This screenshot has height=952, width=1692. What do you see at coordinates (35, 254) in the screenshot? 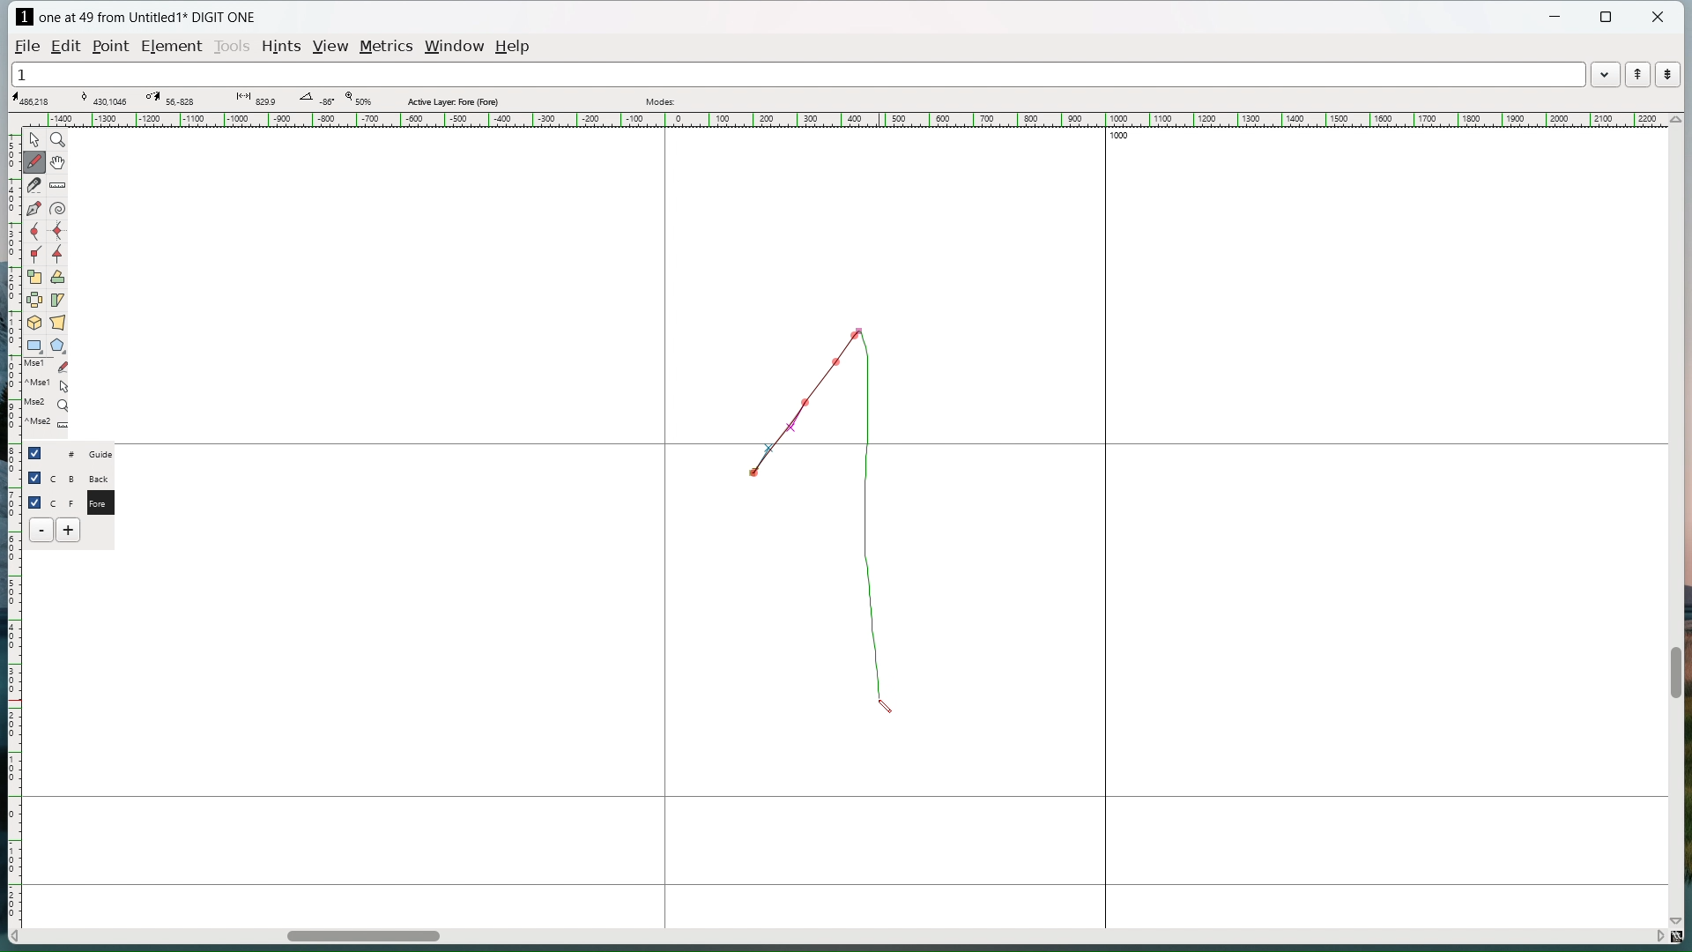
I see `add a corner point` at bounding box center [35, 254].